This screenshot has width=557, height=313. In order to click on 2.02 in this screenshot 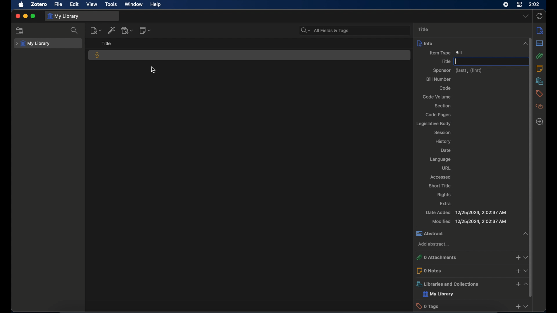, I will do `click(534, 4)`.